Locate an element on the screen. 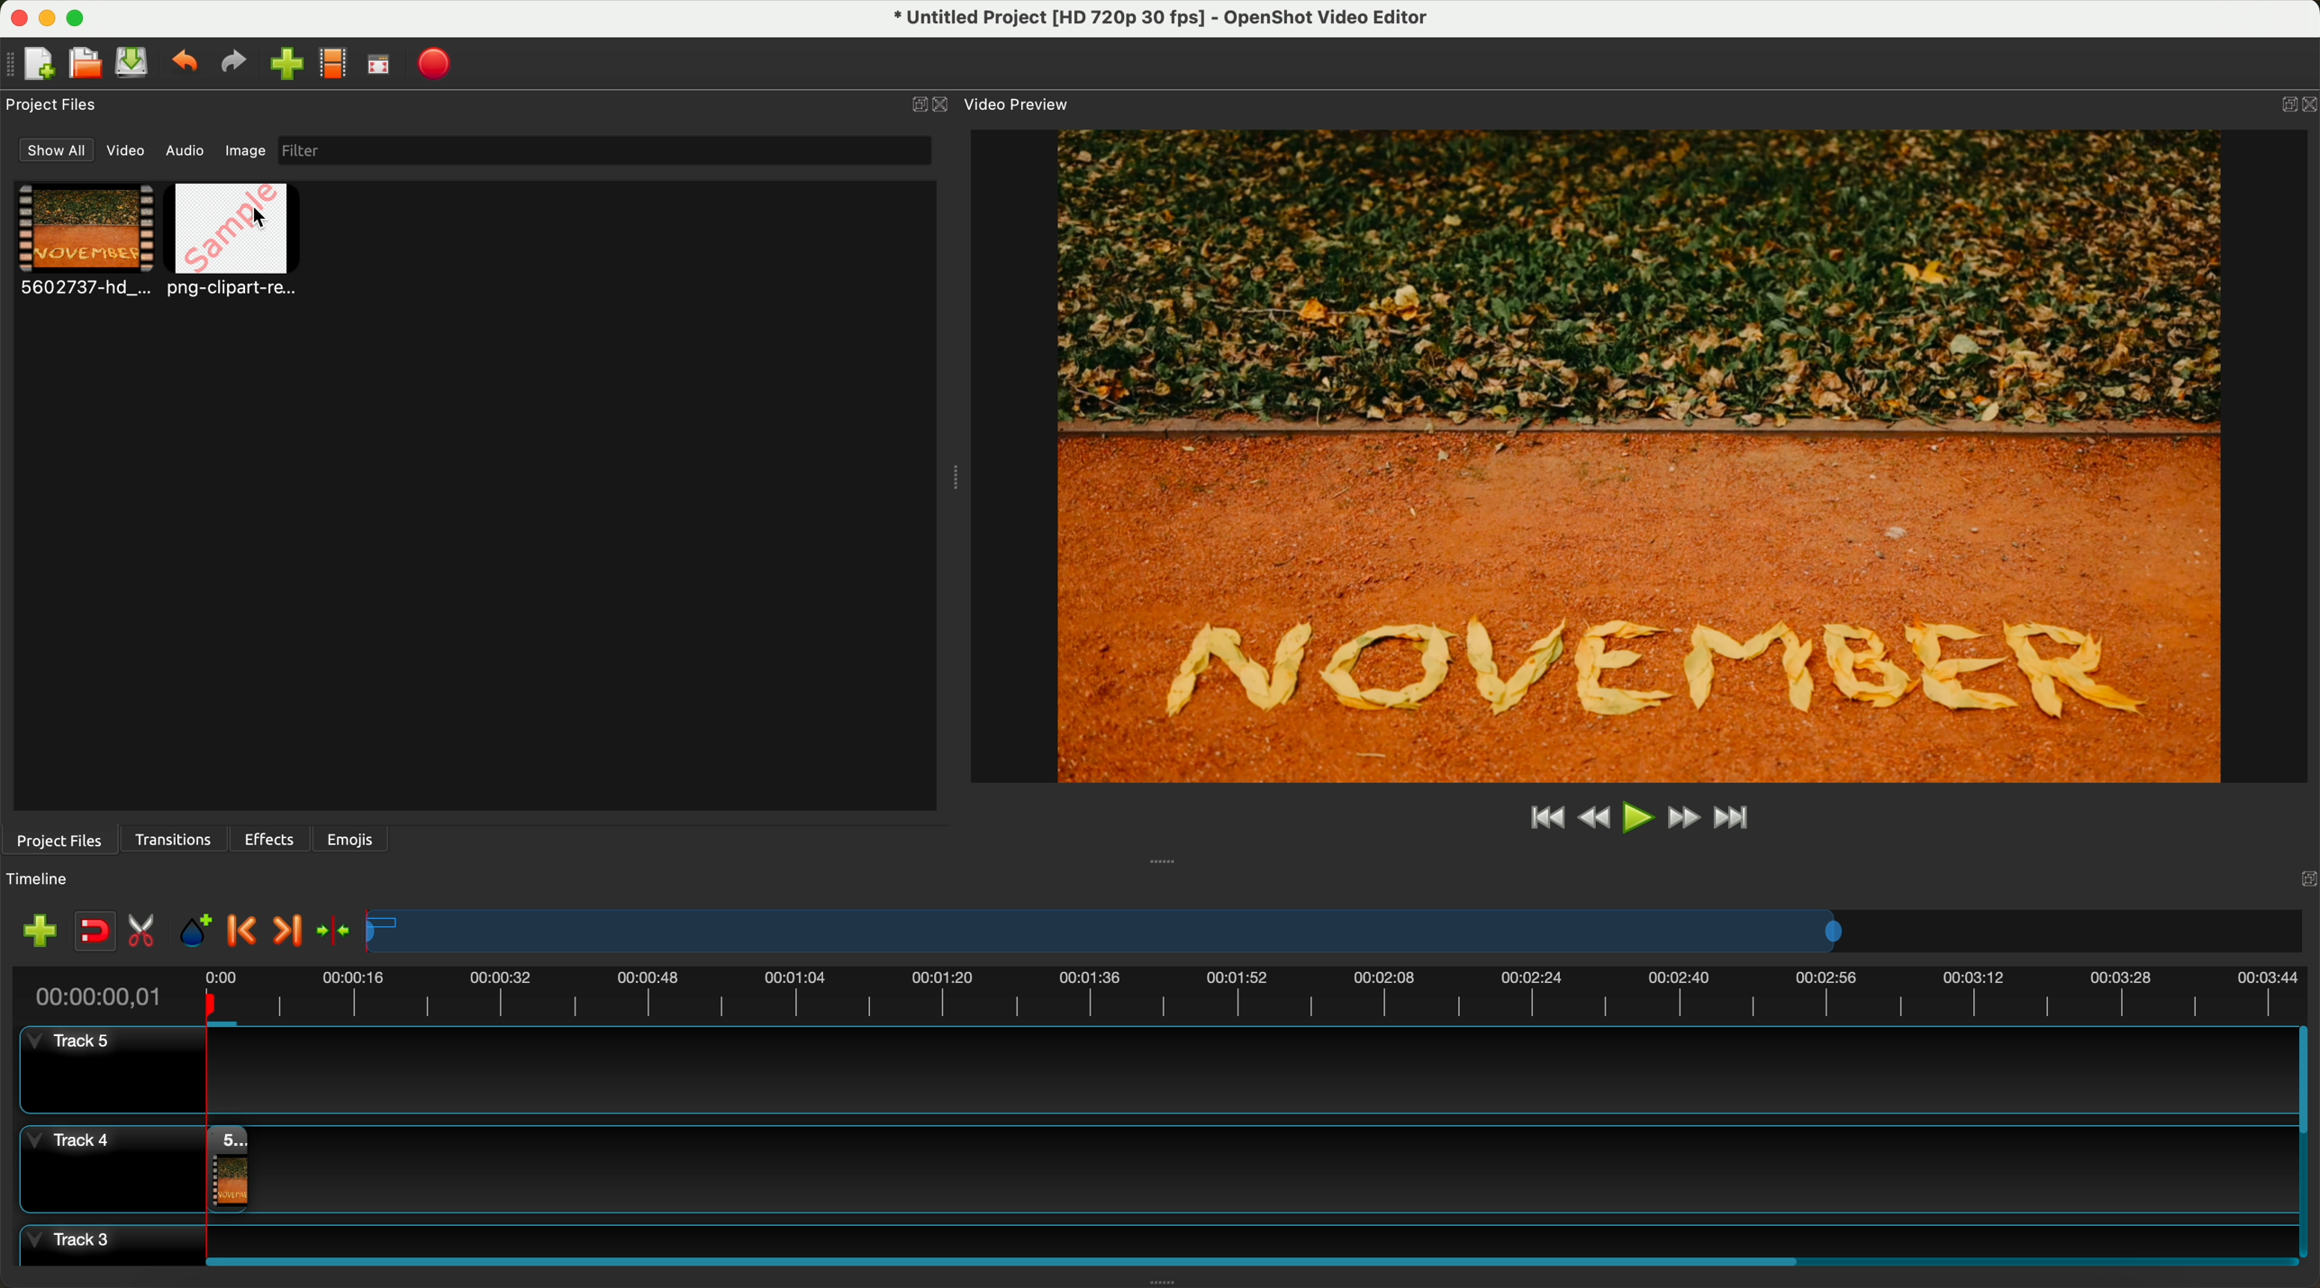  timeline is located at coordinates (1337, 932).